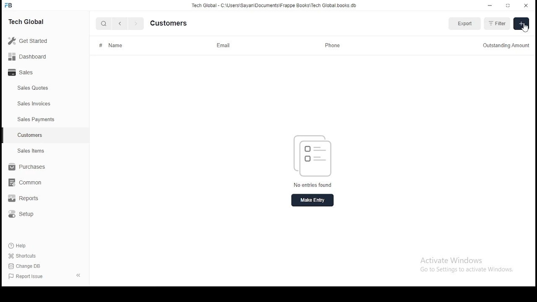  I want to click on customers, so click(30, 135).